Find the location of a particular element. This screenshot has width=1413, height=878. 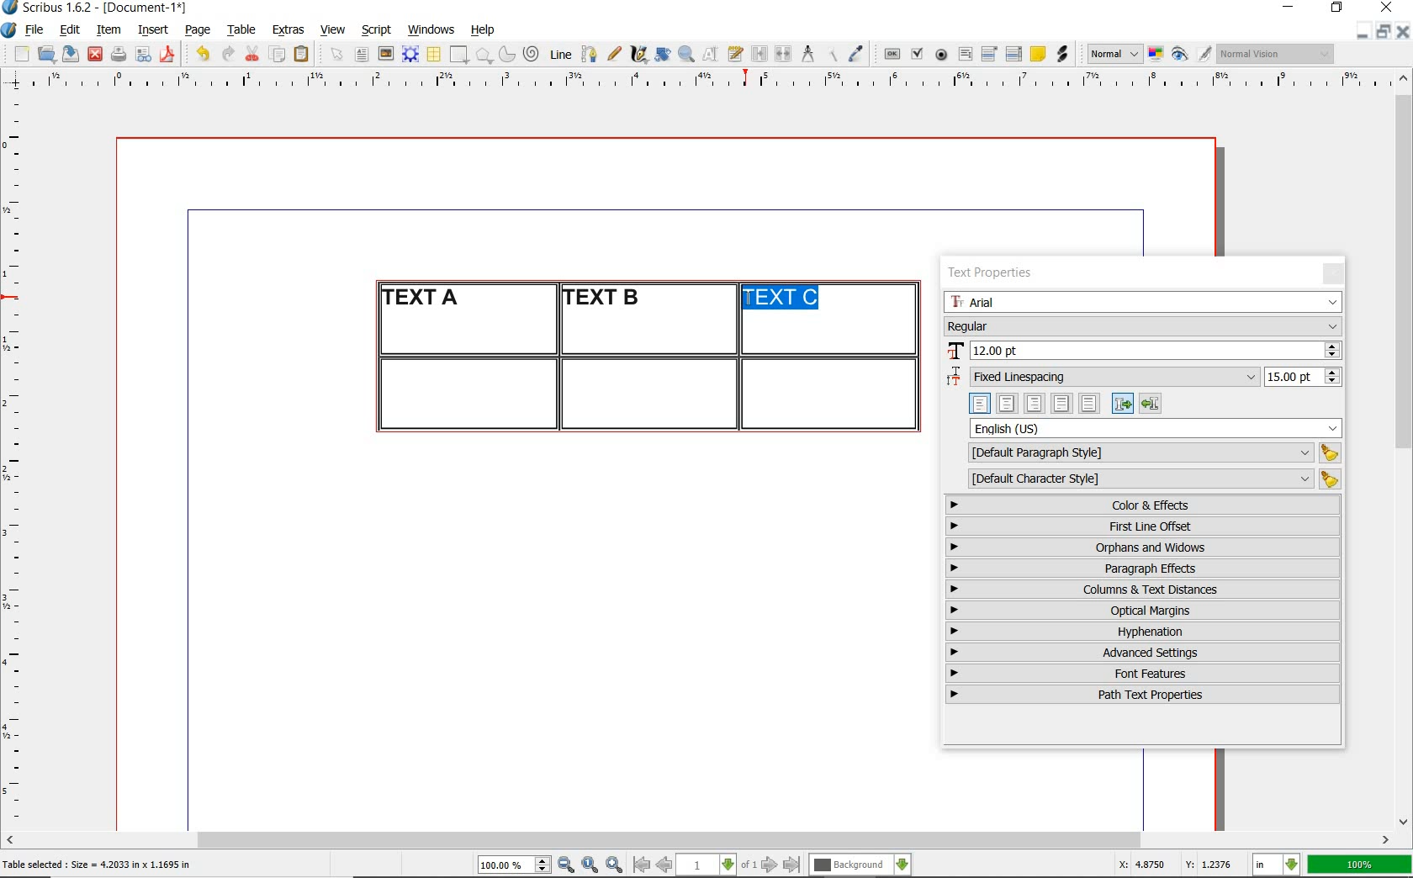

text language is located at coordinates (1156, 428).